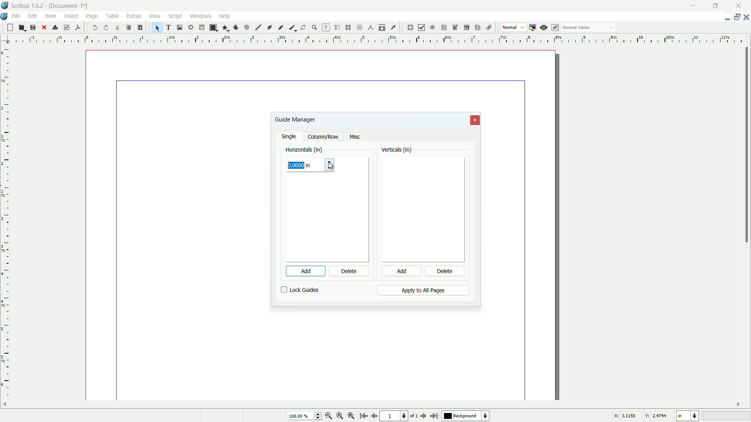  What do you see at coordinates (337, 28) in the screenshot?
I see `edit text with story editor` at bounding box center [337, 28].